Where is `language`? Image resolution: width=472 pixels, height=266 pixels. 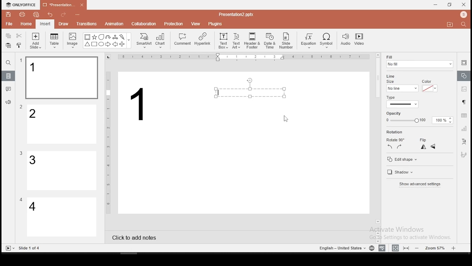
language is located at coordinates (371, 248).